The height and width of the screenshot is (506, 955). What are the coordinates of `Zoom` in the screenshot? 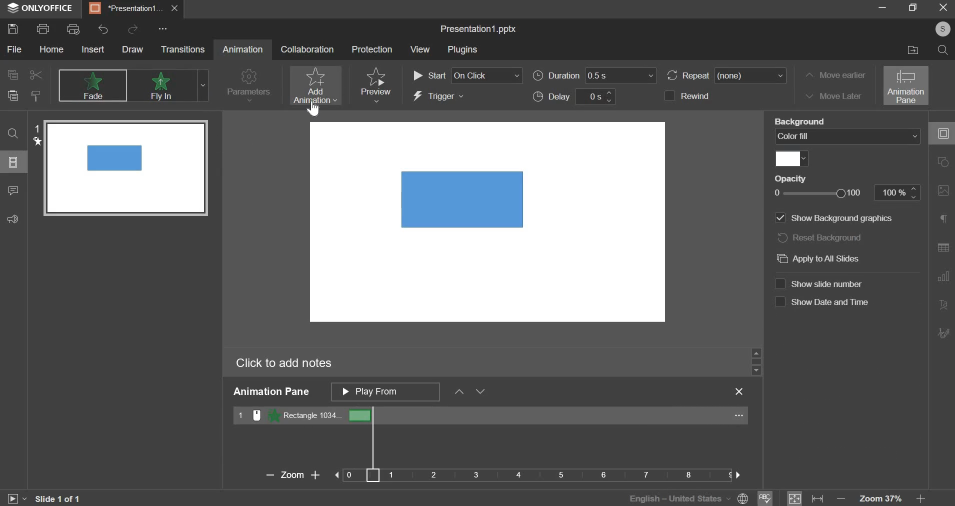 It's located at (291, 475).